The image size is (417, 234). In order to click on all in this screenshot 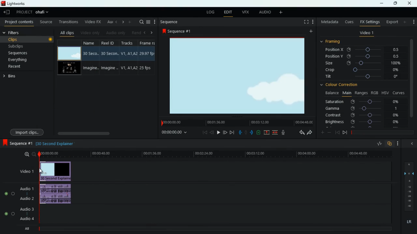, I will do `click(25, 229)`.